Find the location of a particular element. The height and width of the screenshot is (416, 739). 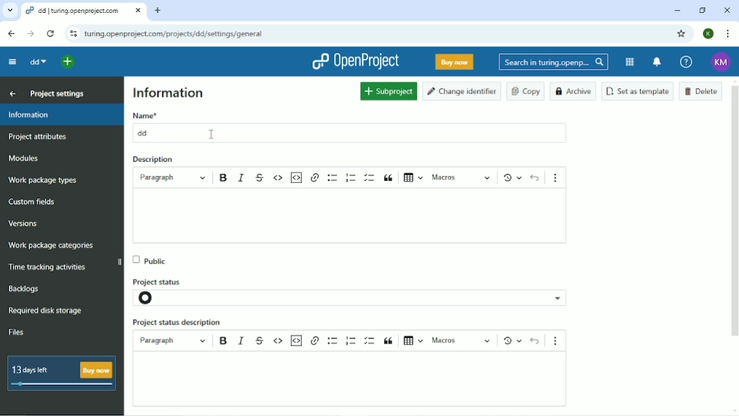

text box is located at coordinates (359, 217).